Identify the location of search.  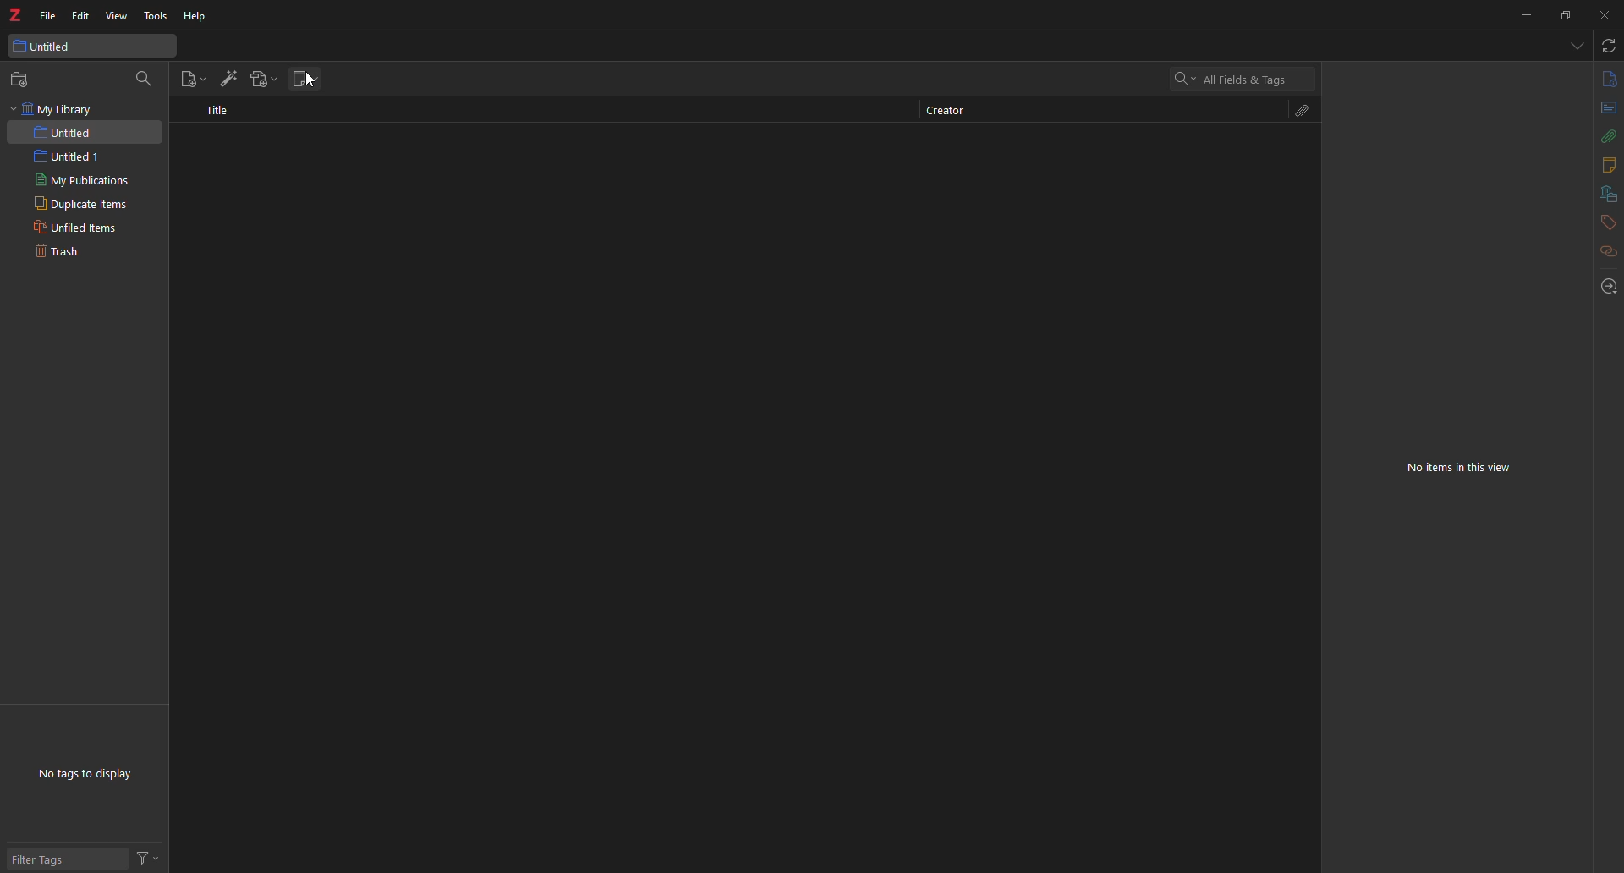
(145, 80).